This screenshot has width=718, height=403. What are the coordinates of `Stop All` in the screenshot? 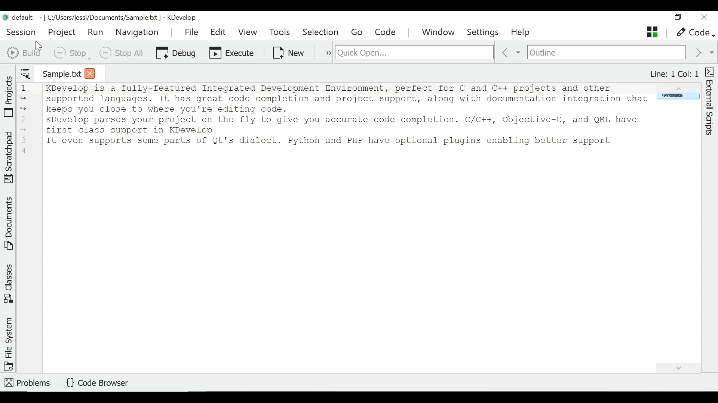 It's located at (123, 53).